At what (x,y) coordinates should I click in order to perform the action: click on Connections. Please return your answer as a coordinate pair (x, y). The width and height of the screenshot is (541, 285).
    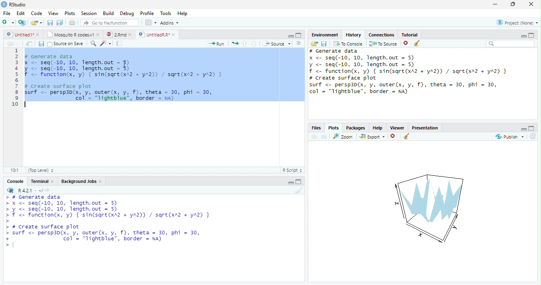
    Looking at the image, I should click on (381, 34).